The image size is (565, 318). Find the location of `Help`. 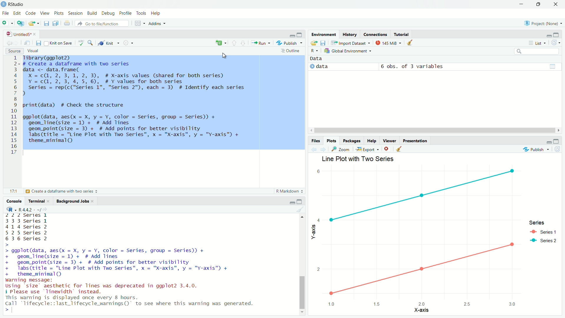

Help is located at coordinates (371, 140).